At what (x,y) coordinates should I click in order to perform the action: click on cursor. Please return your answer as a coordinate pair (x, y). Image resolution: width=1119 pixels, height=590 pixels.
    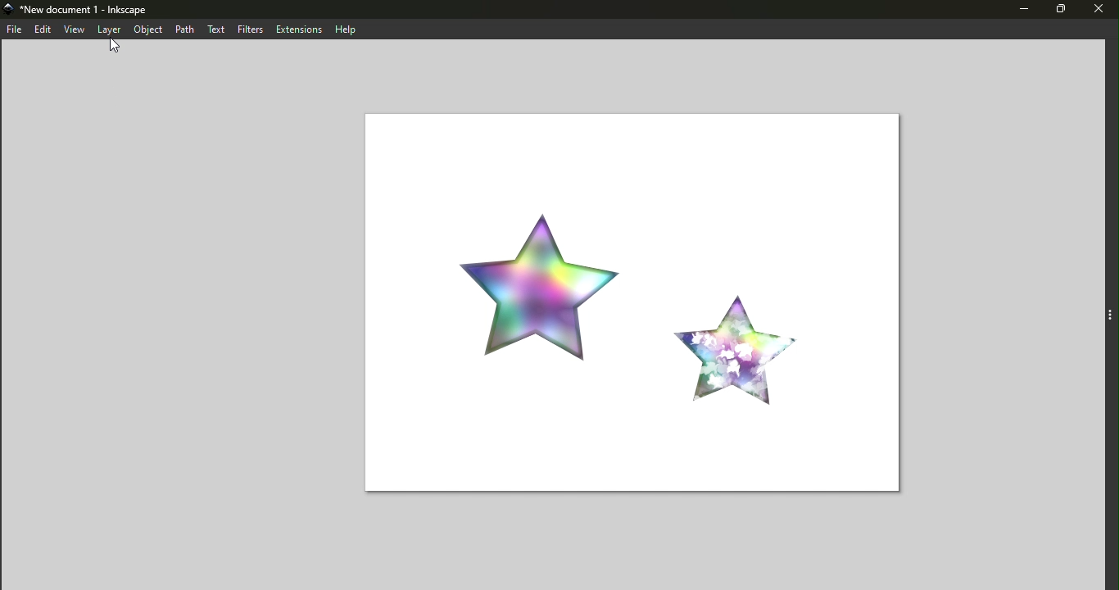
    Looking at the image, I should click on (114, 47).